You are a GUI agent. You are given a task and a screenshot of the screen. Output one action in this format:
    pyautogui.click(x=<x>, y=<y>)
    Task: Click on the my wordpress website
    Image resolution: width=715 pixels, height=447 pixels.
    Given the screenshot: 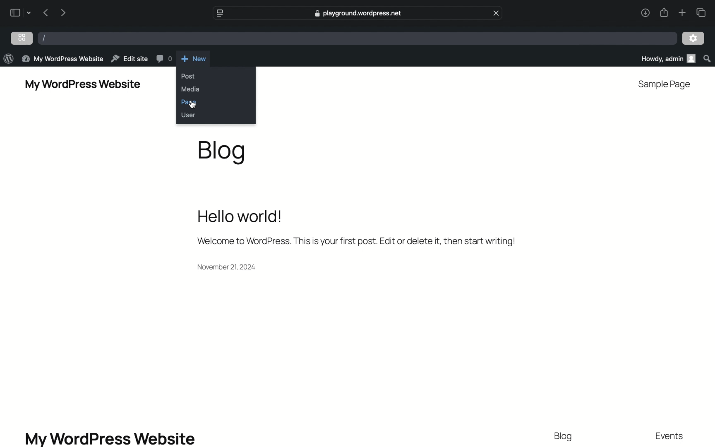 What is the action you would take?
    pyautogui.click(x=83, y=85)
    